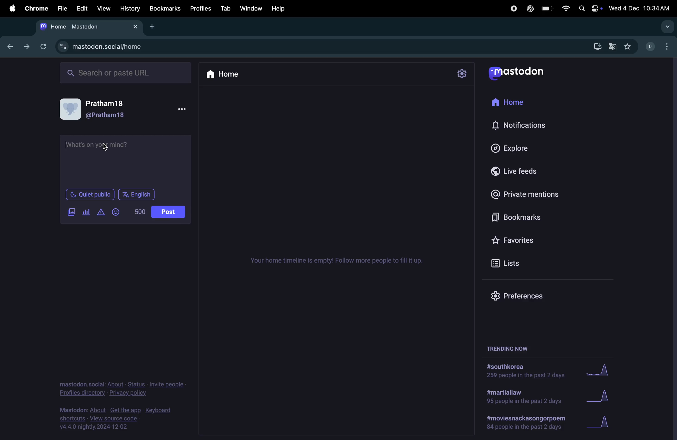  I want to click on Search or paste url, so click(127, 72).